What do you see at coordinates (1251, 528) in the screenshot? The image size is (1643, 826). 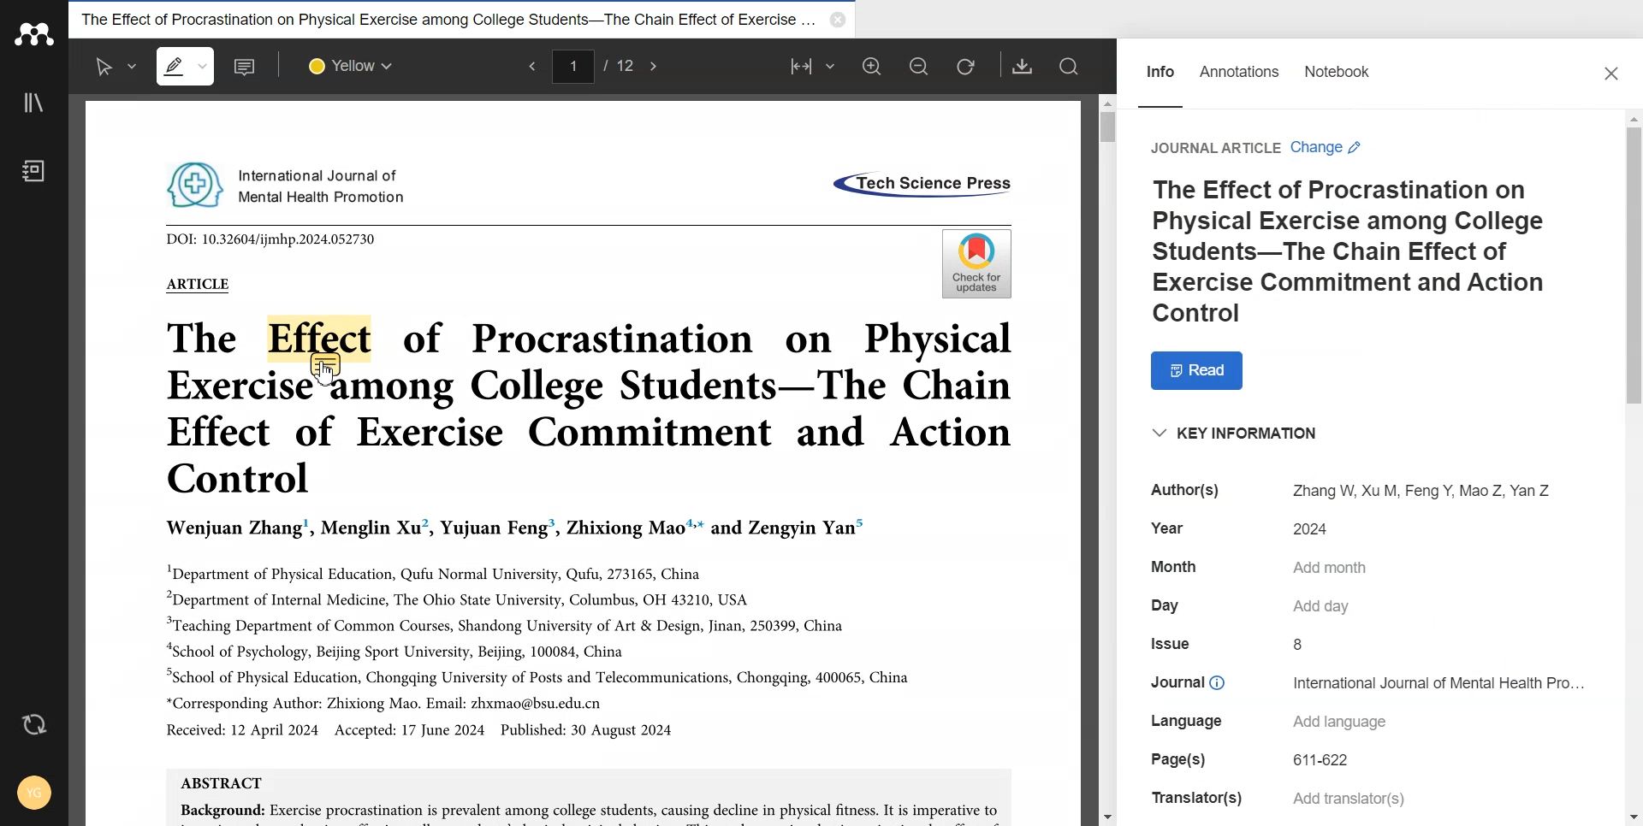 I see `Year 2024` at bounding box center [1251, 528].